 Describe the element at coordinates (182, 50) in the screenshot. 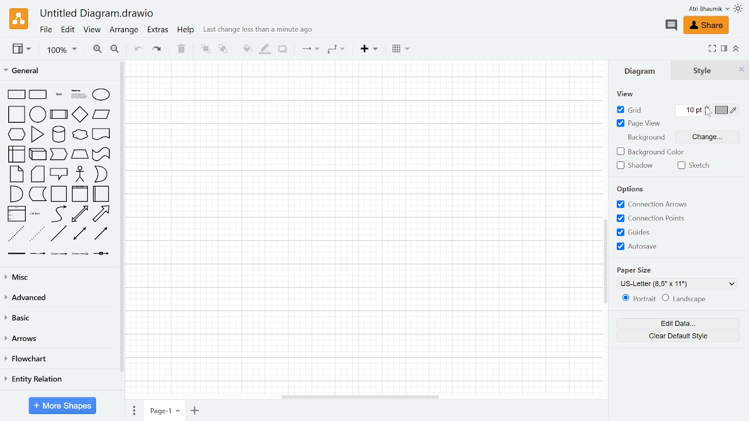

I see `Delete` at that location.